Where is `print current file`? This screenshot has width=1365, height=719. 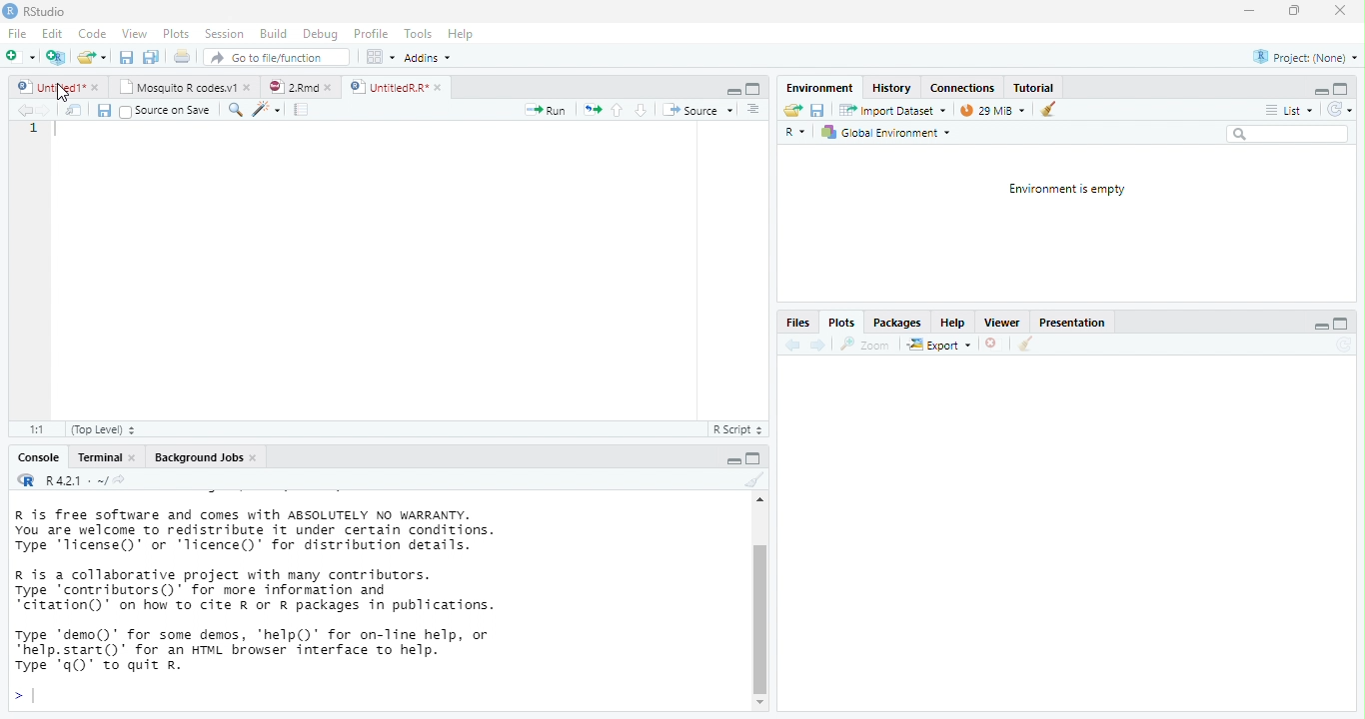
print current file is located at coordinates (183, 56).